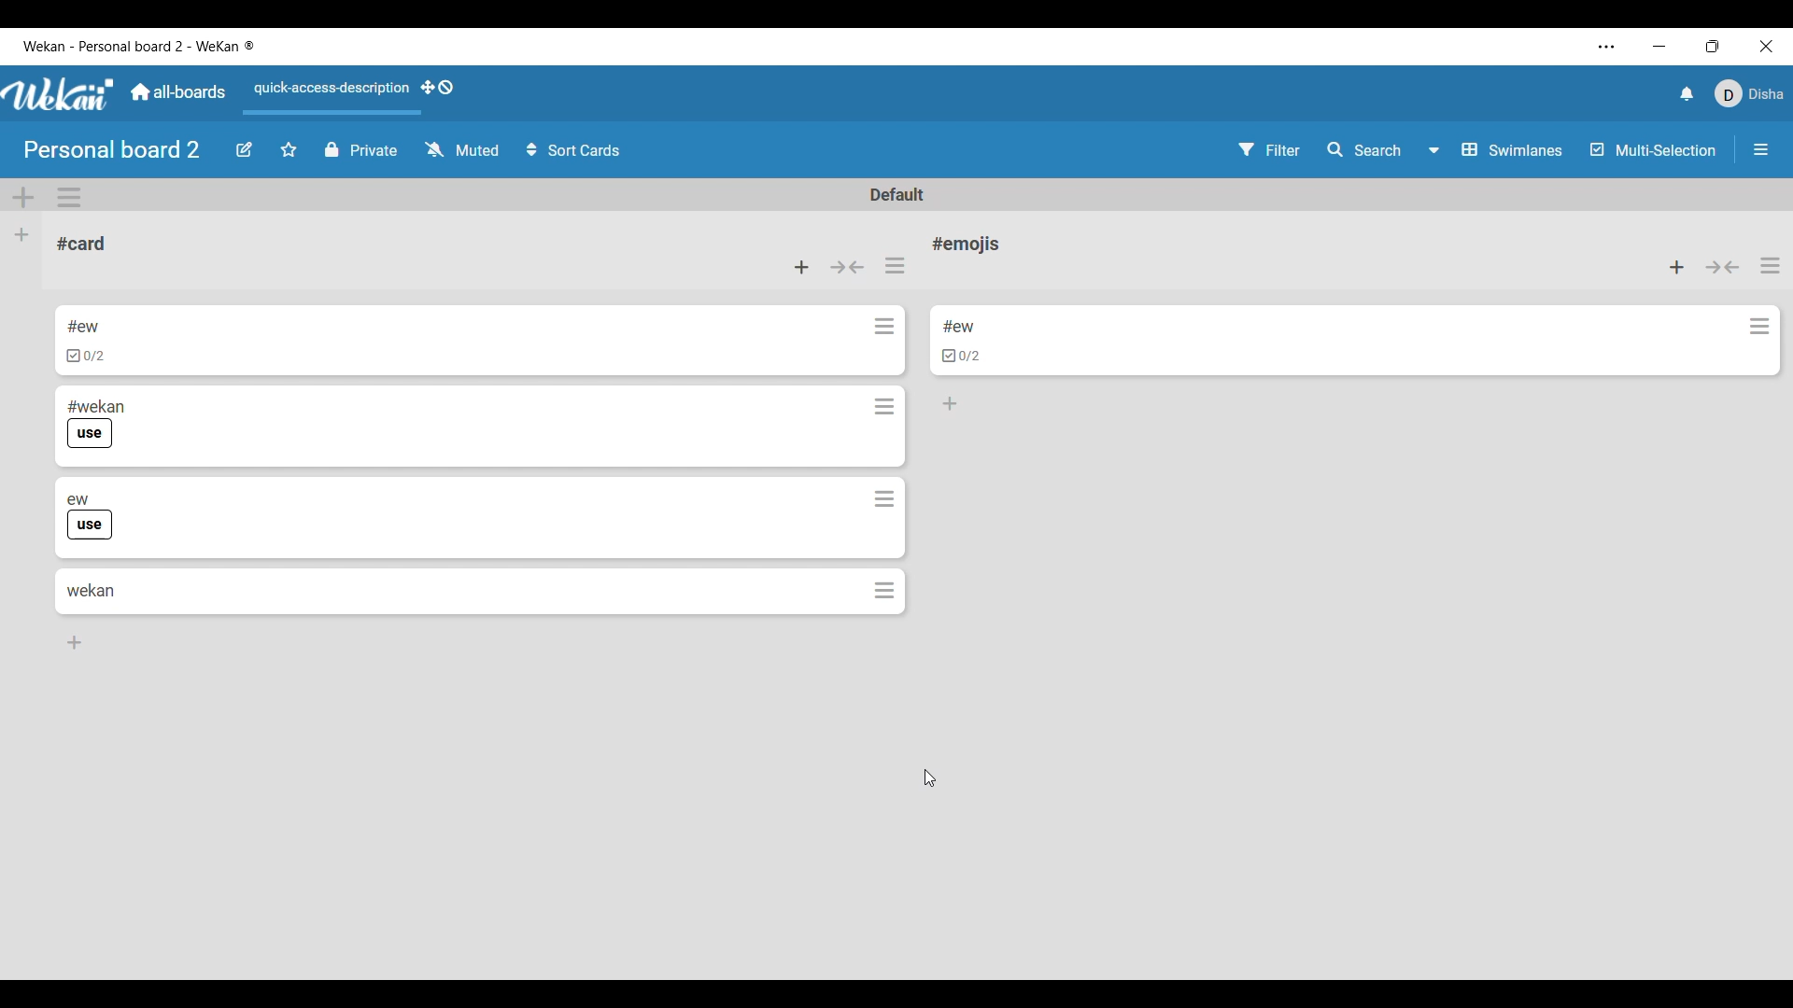  Describe the element at coordinates (1270, 149) in the screenshot. I see `Filter` at that location.